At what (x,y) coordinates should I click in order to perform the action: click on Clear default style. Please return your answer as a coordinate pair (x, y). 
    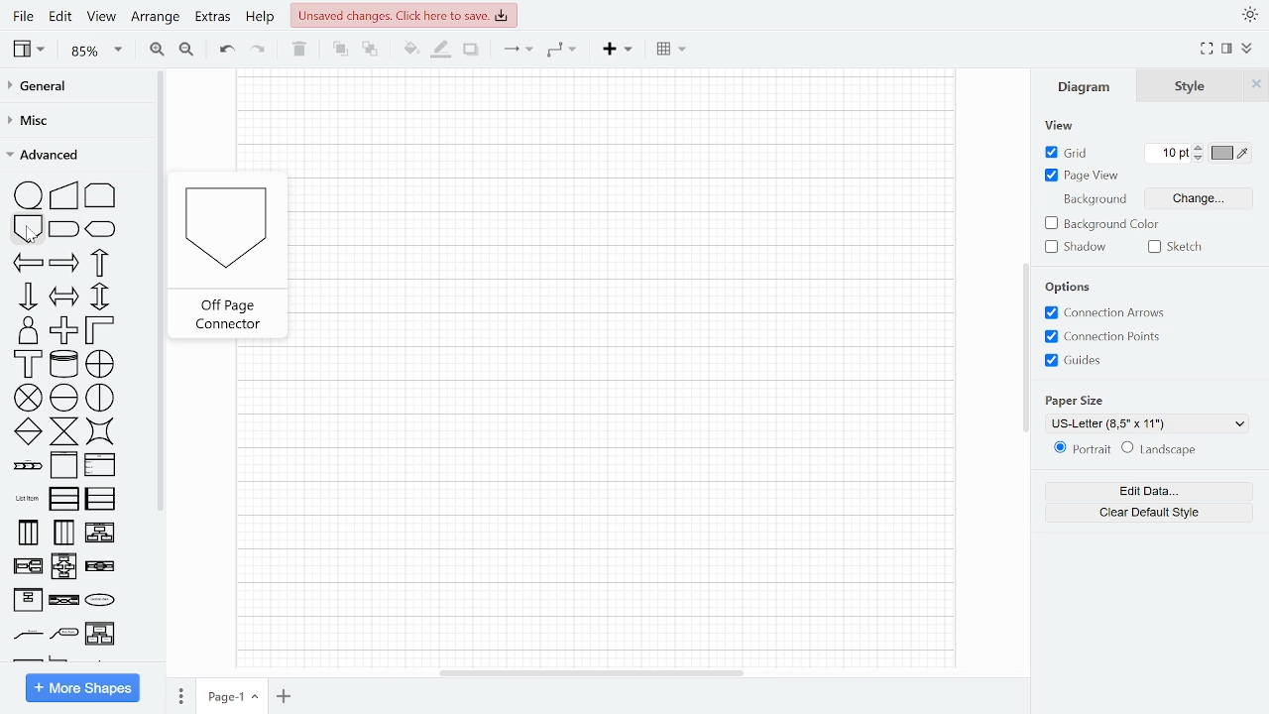
    Looking at the image, I should click on (1153, 513).